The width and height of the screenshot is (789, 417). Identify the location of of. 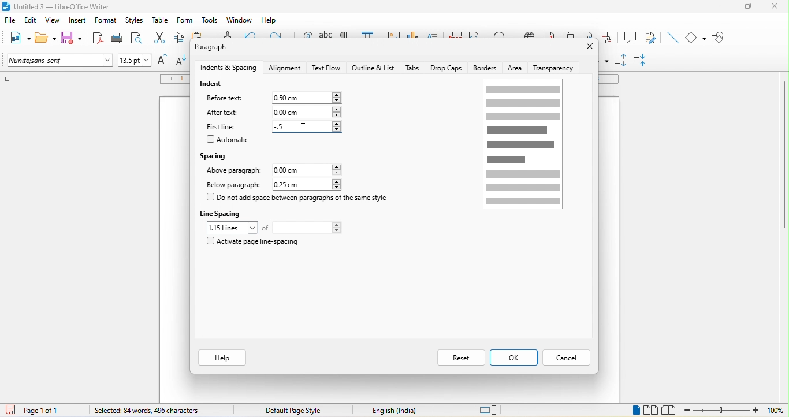
(265, 228).